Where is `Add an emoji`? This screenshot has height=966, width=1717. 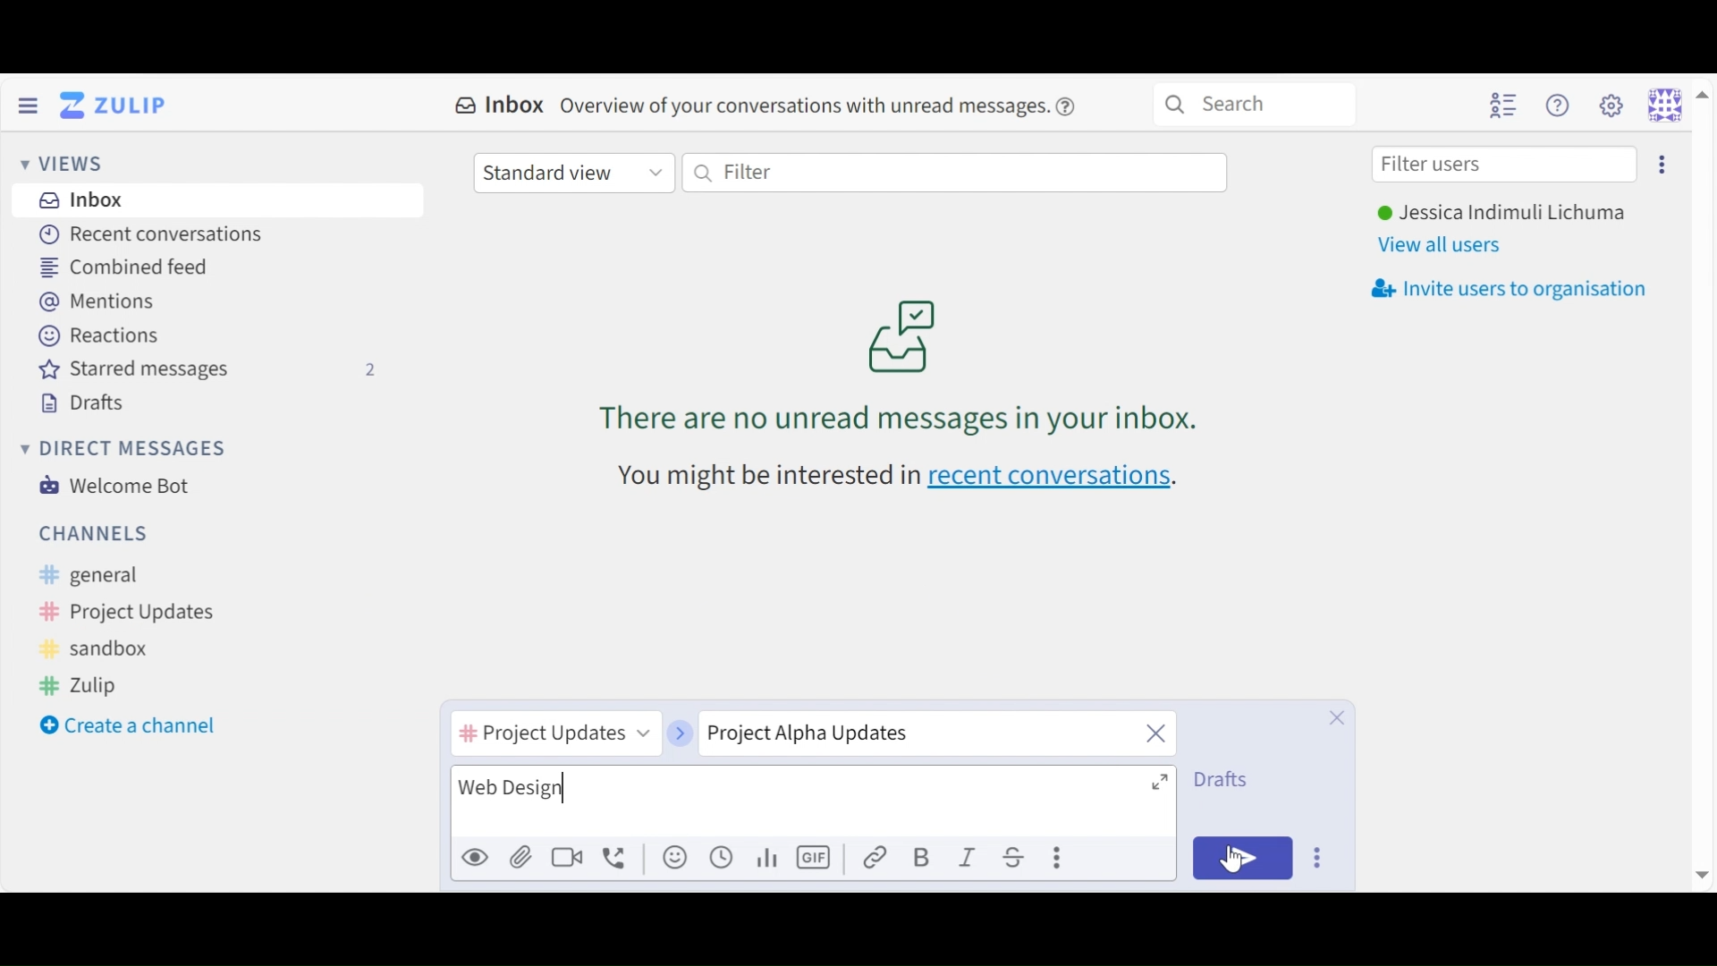 Add an emoji is located at coordinates (675, 858).